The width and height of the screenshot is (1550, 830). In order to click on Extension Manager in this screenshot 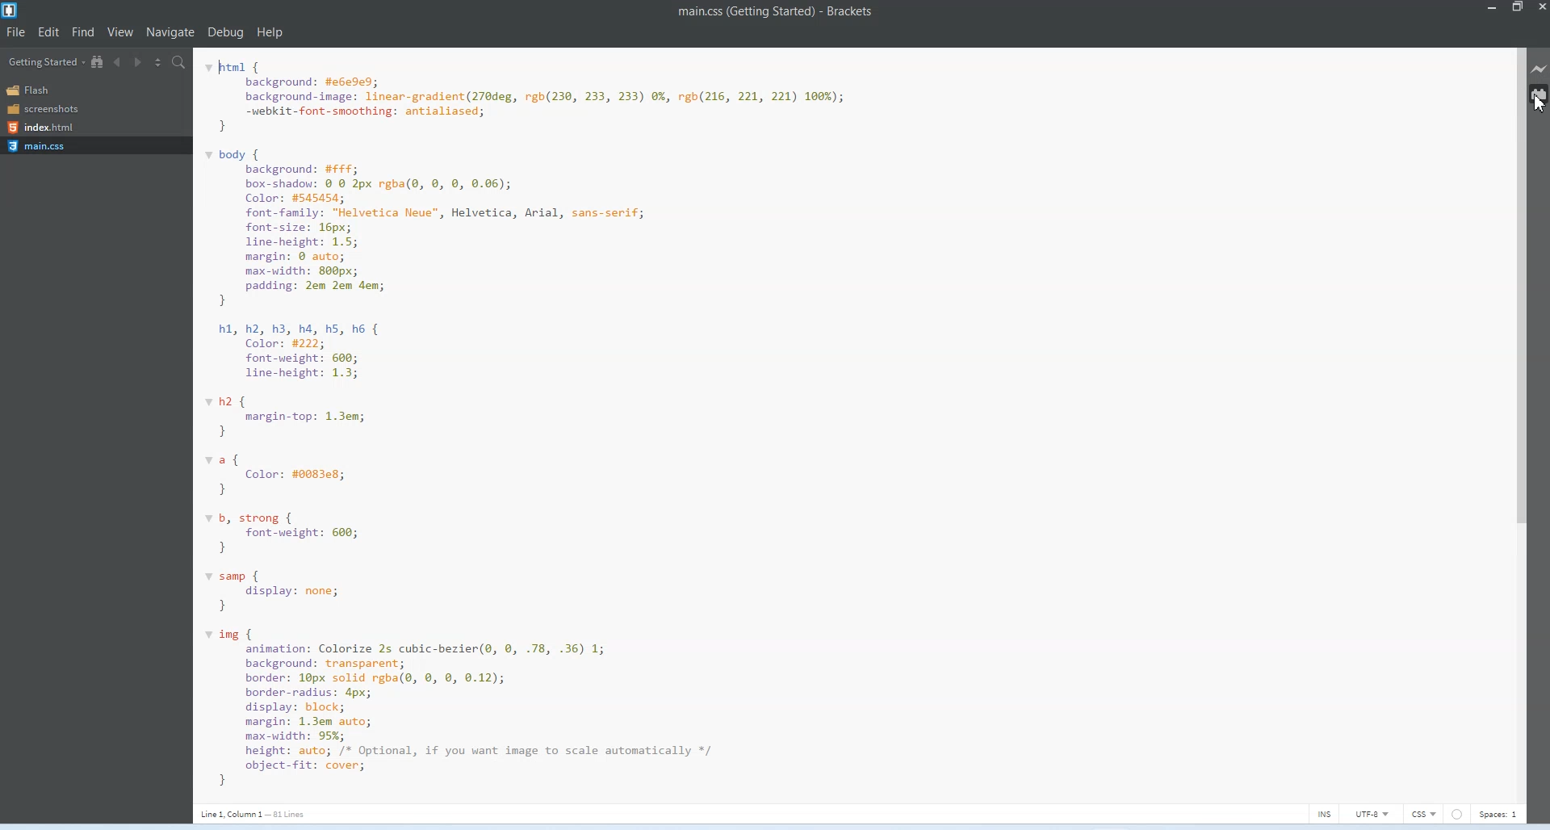, I will do `click(1540, 97)`.